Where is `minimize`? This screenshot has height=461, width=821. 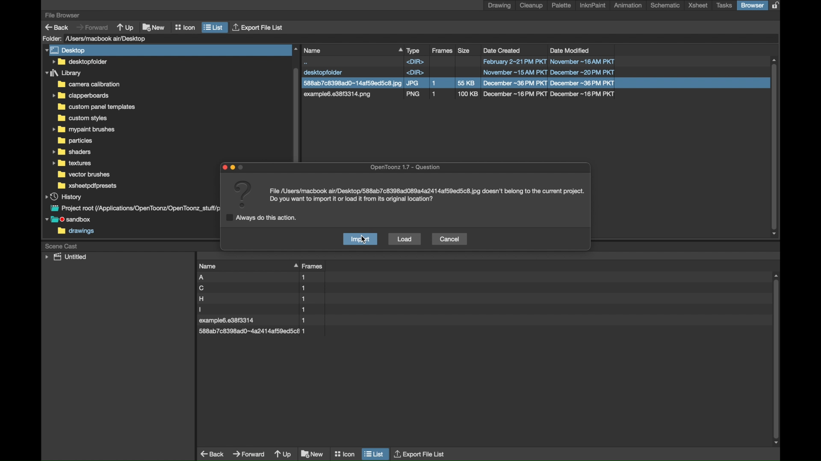
minimize is located at coordinates (233, 165).